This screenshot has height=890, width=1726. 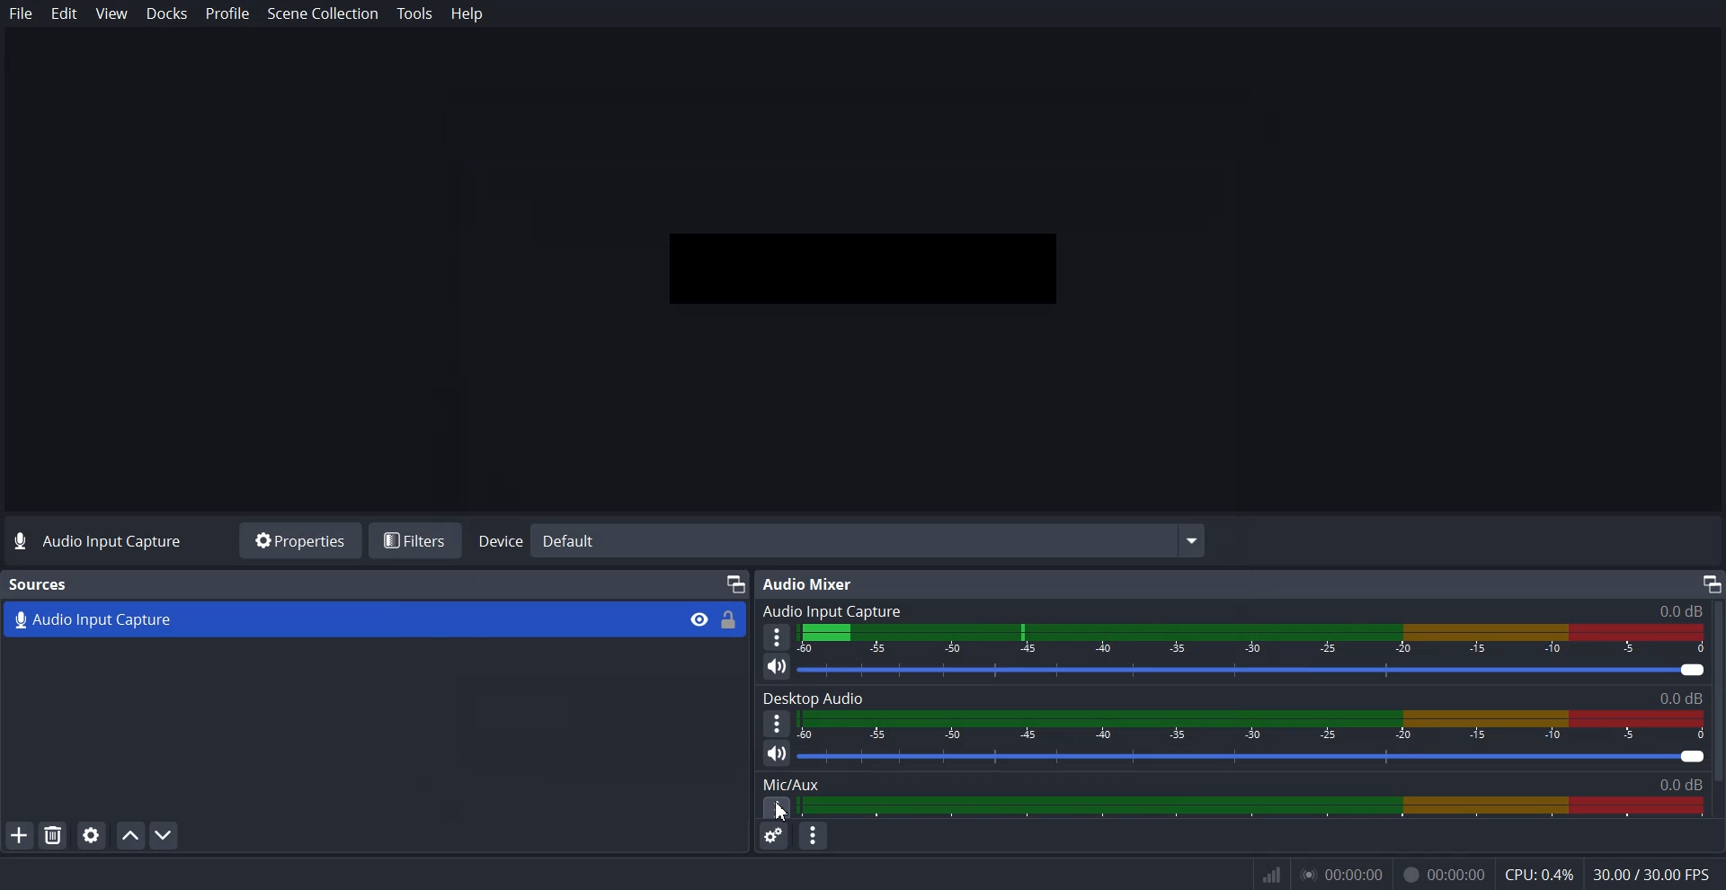 I want to click on Inf, so click(x=1272, y=876).